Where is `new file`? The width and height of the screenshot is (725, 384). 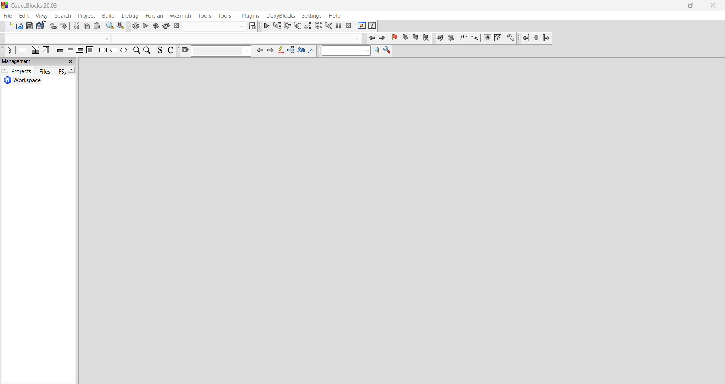 new file is located at coordinates (9, 26).